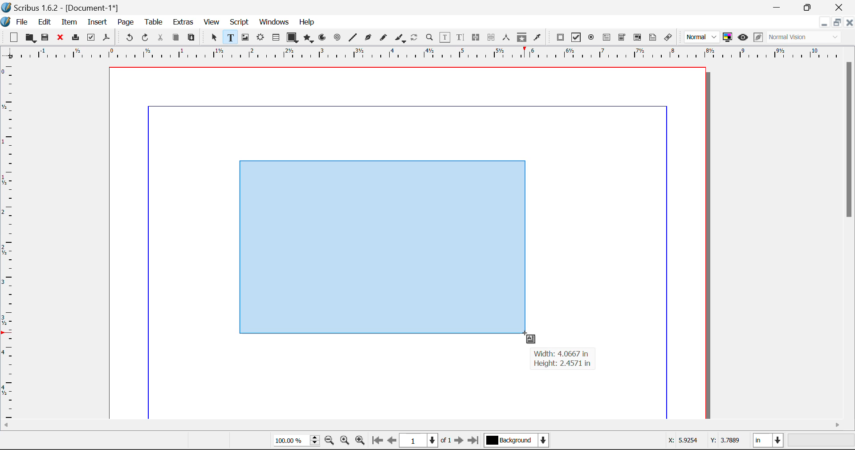 The height and width of the screenshot is (450, 855). Describe the element at coordinates (850, 22) in the screenshot. I see `Close` at that location.